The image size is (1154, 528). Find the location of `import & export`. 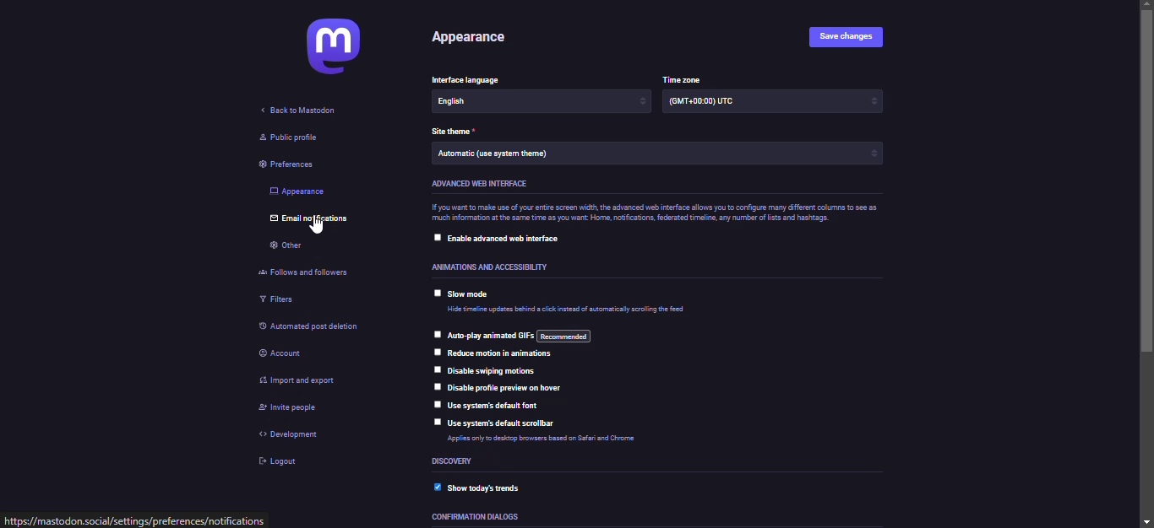

import & export is located at coordinates (297, 378).